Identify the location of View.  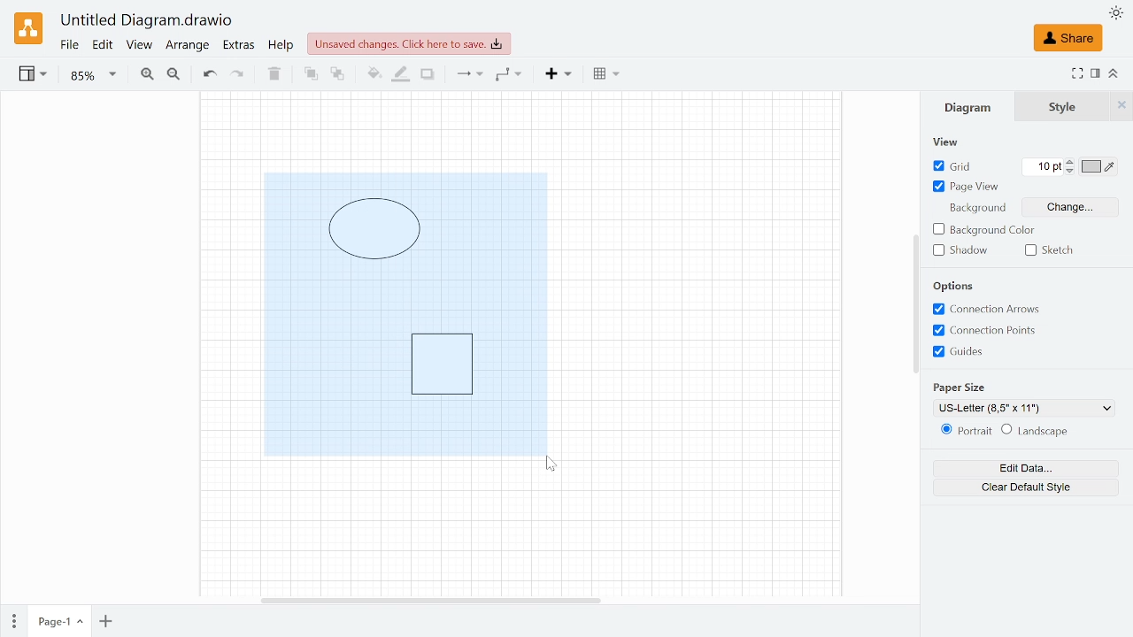
(140, 47).